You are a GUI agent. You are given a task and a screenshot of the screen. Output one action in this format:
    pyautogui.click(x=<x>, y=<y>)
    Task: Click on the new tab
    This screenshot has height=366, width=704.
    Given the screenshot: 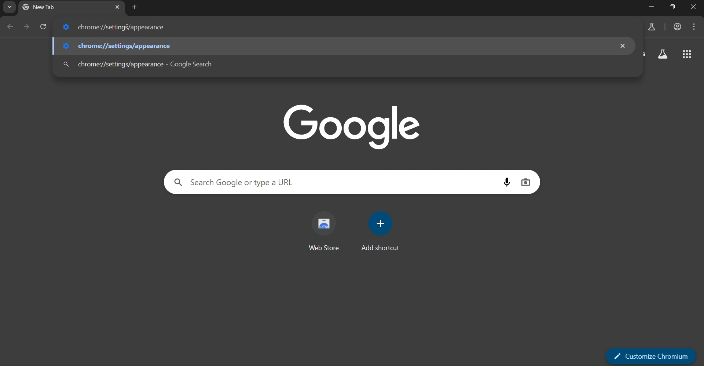 What is the action you would take?
    pyautogui.click(x=135, y=8)
    